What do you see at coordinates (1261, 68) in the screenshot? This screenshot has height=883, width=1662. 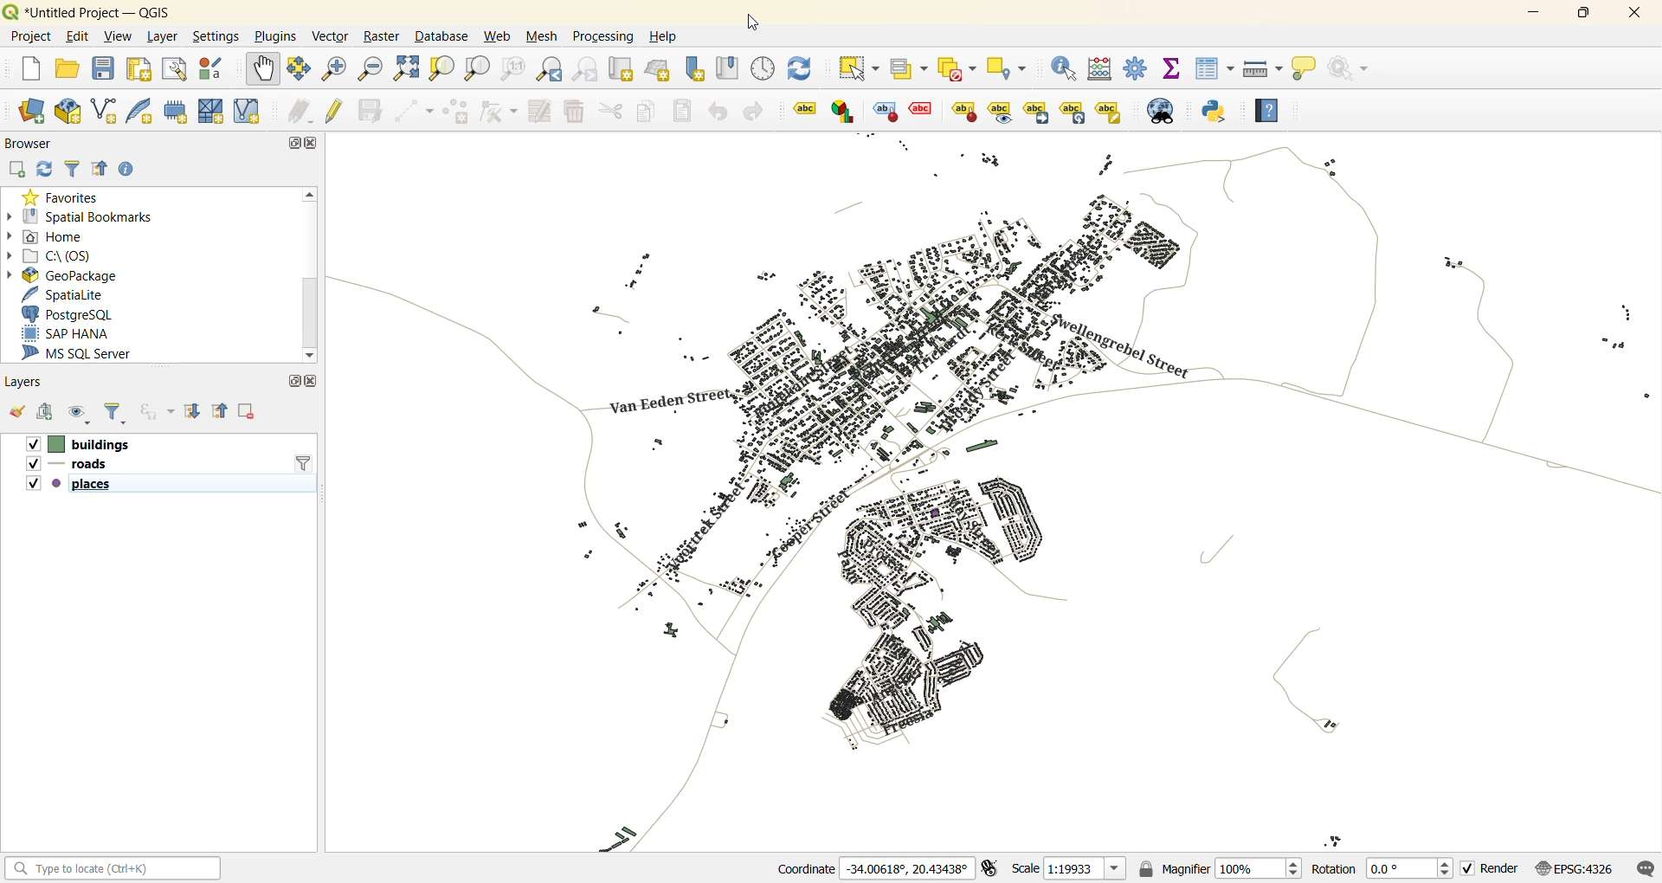 I see `measure line` at bounding box center [1261, 68].